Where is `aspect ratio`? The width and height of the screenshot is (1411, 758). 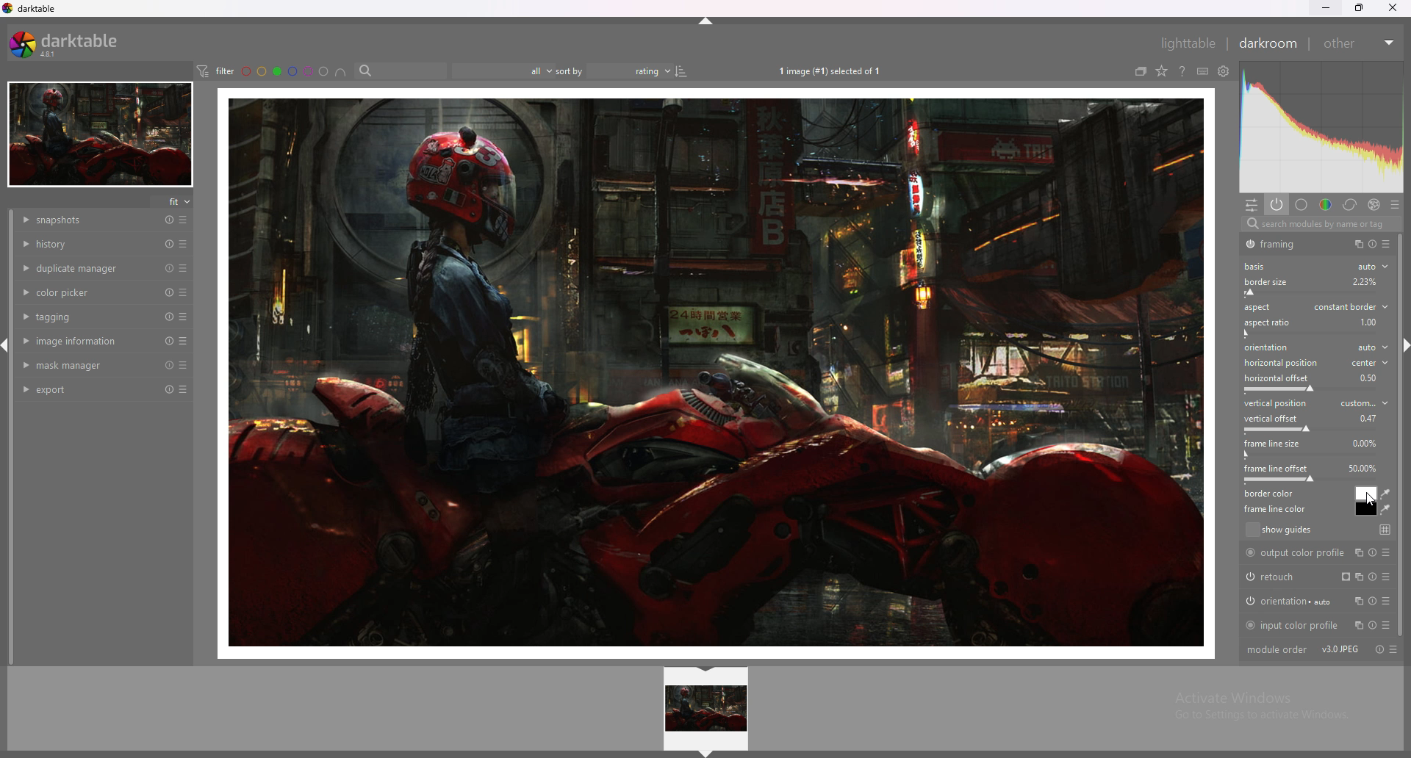 aspect ratio is located at coordinates (1266, 323).